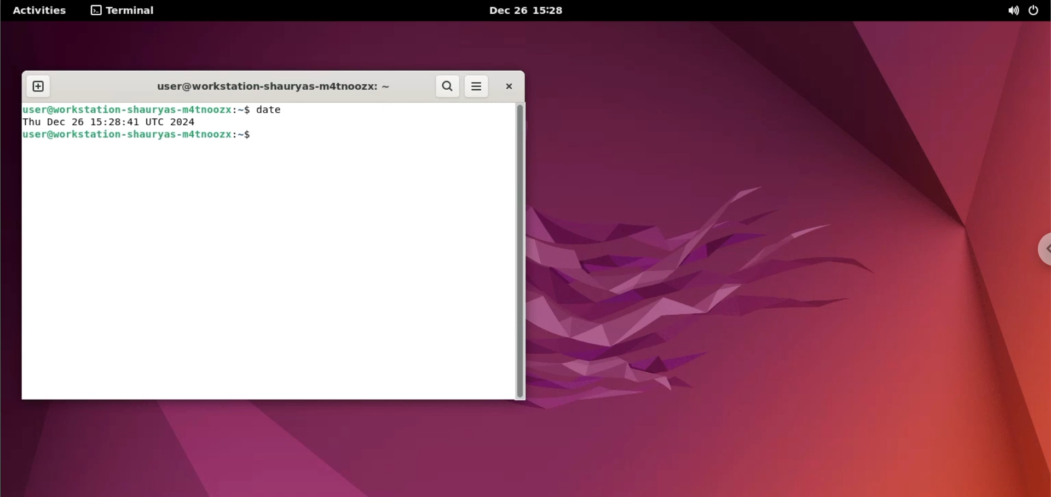 The image size is (1051, 497). I want to click on user@workstation-shauryas-m4tnoozx: ~, so click(269, 87).